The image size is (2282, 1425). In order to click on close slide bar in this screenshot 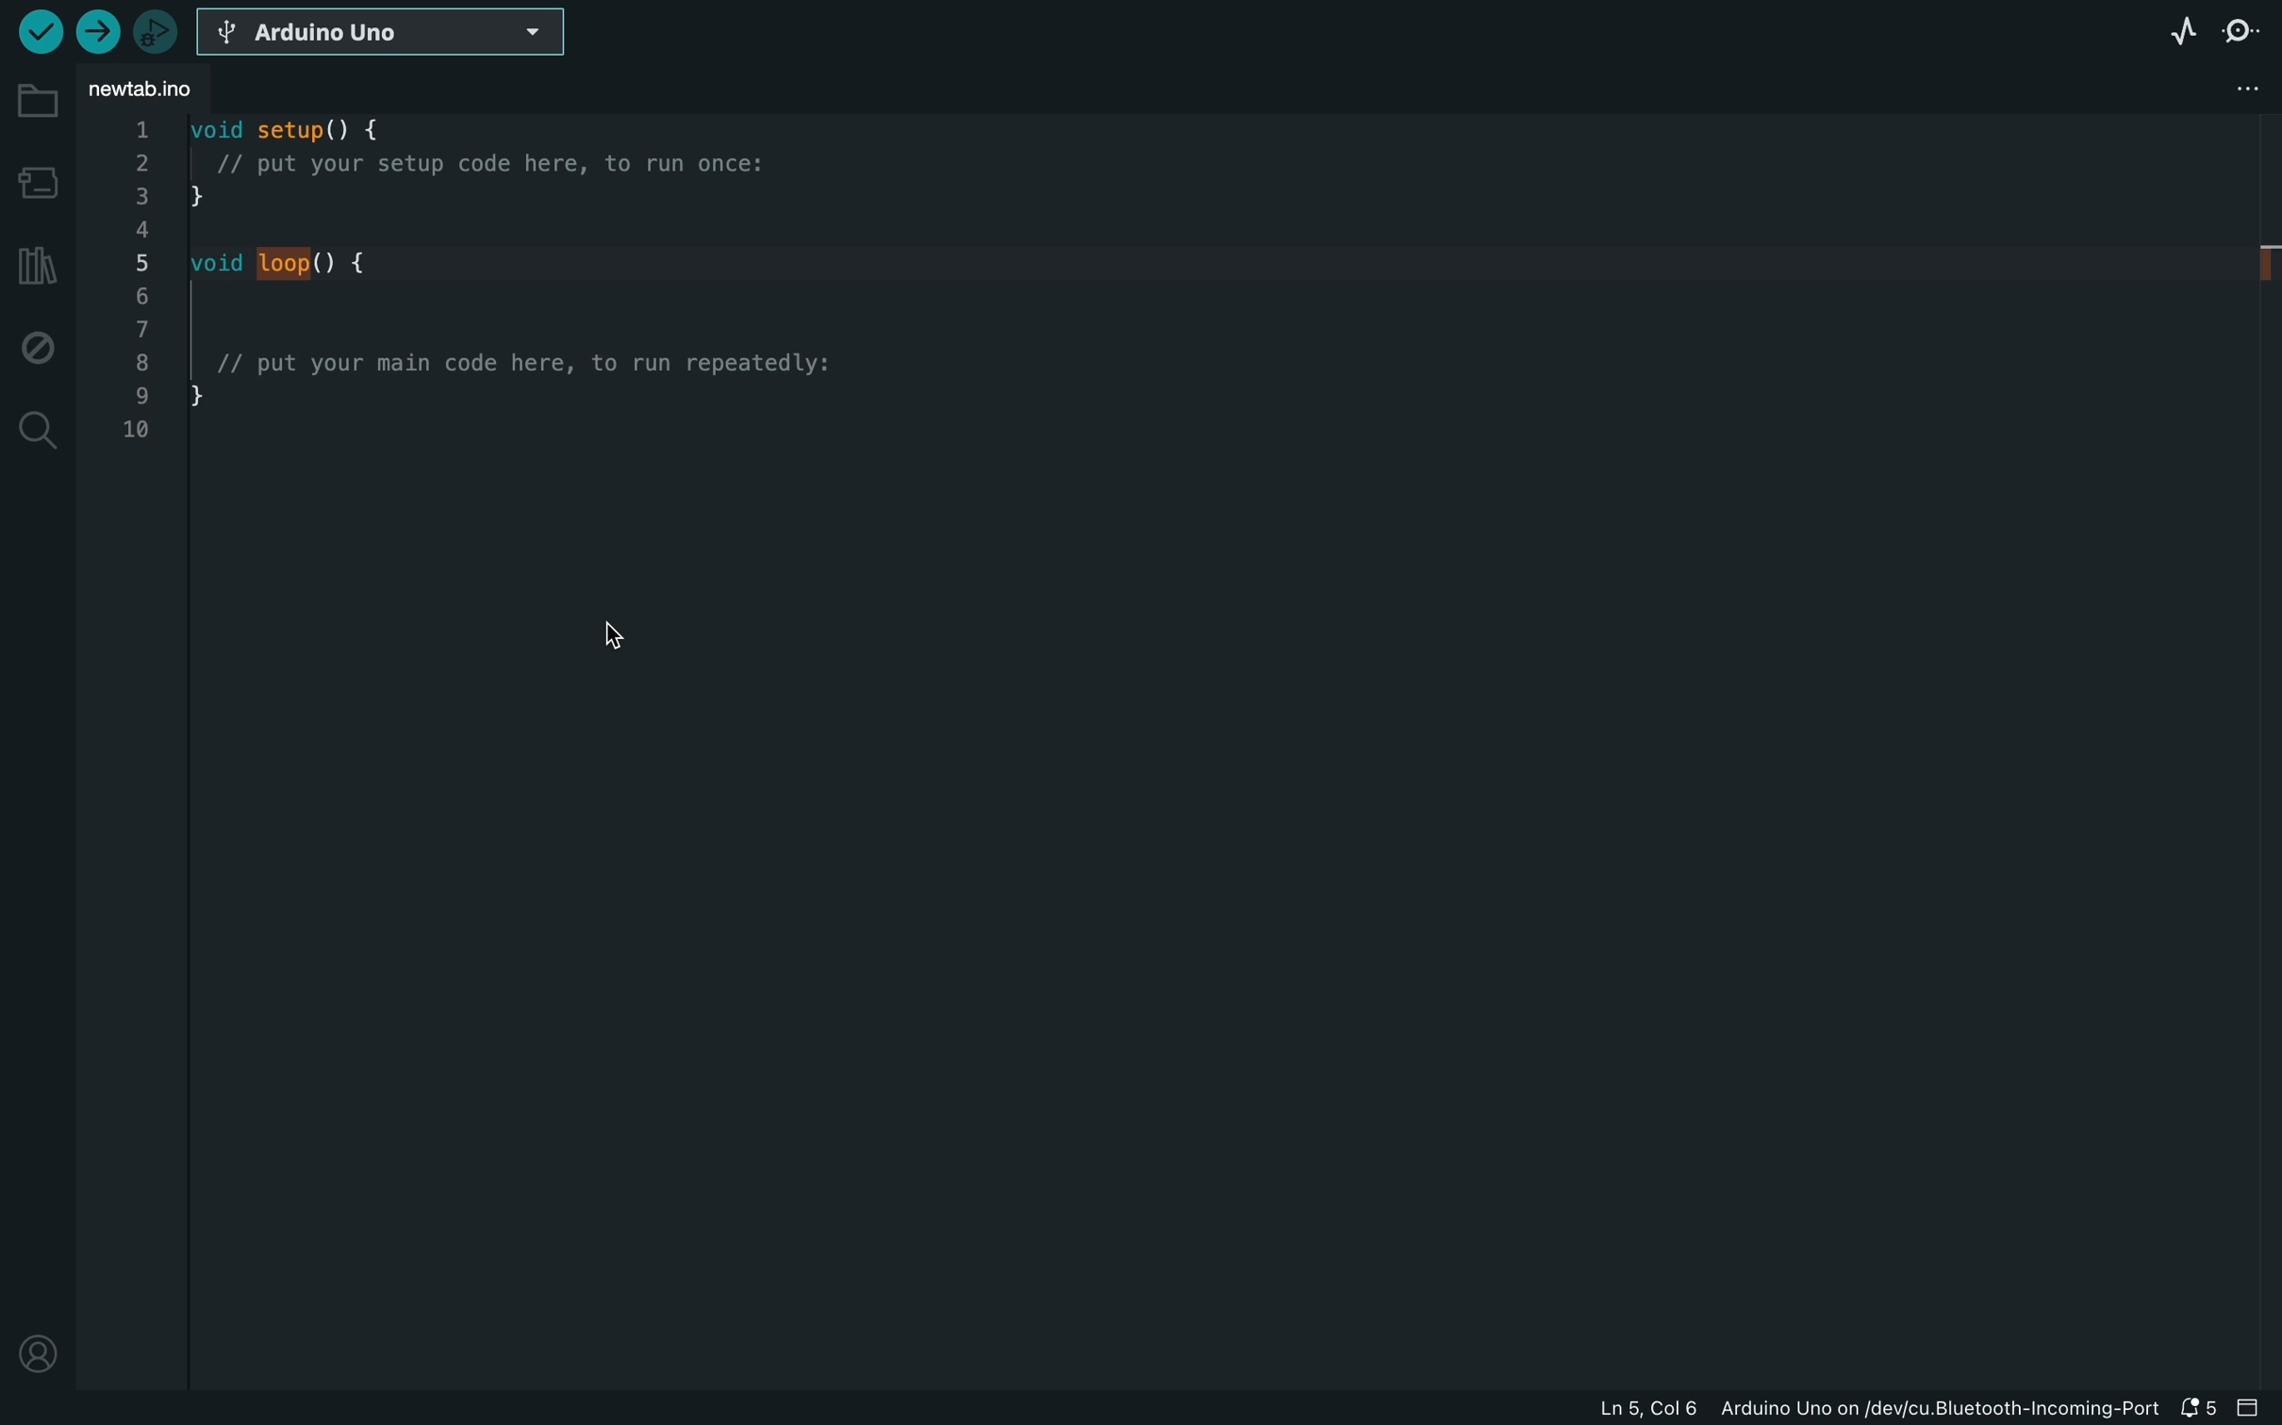, I will do `click(2253, 1408)`.